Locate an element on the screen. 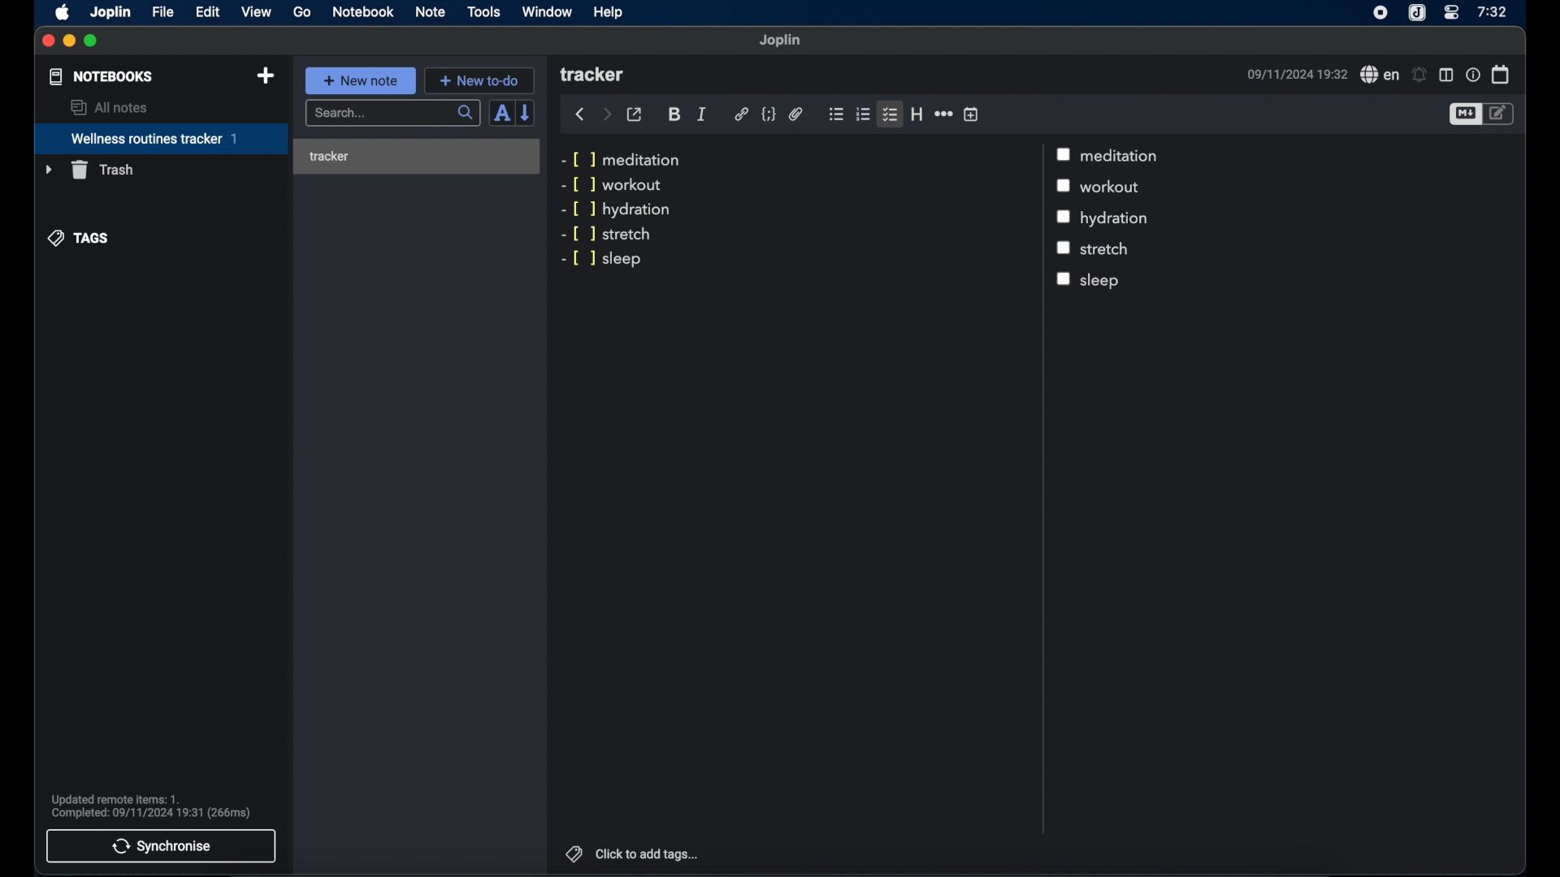 This screenshot has height=877, width=1560. set alarms is located at coordinates (1419, 75).